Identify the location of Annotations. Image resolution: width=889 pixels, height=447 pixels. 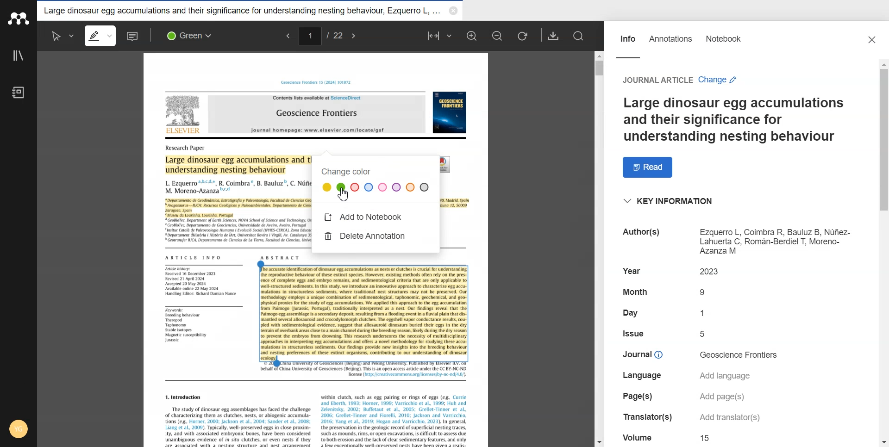
(671, 44).